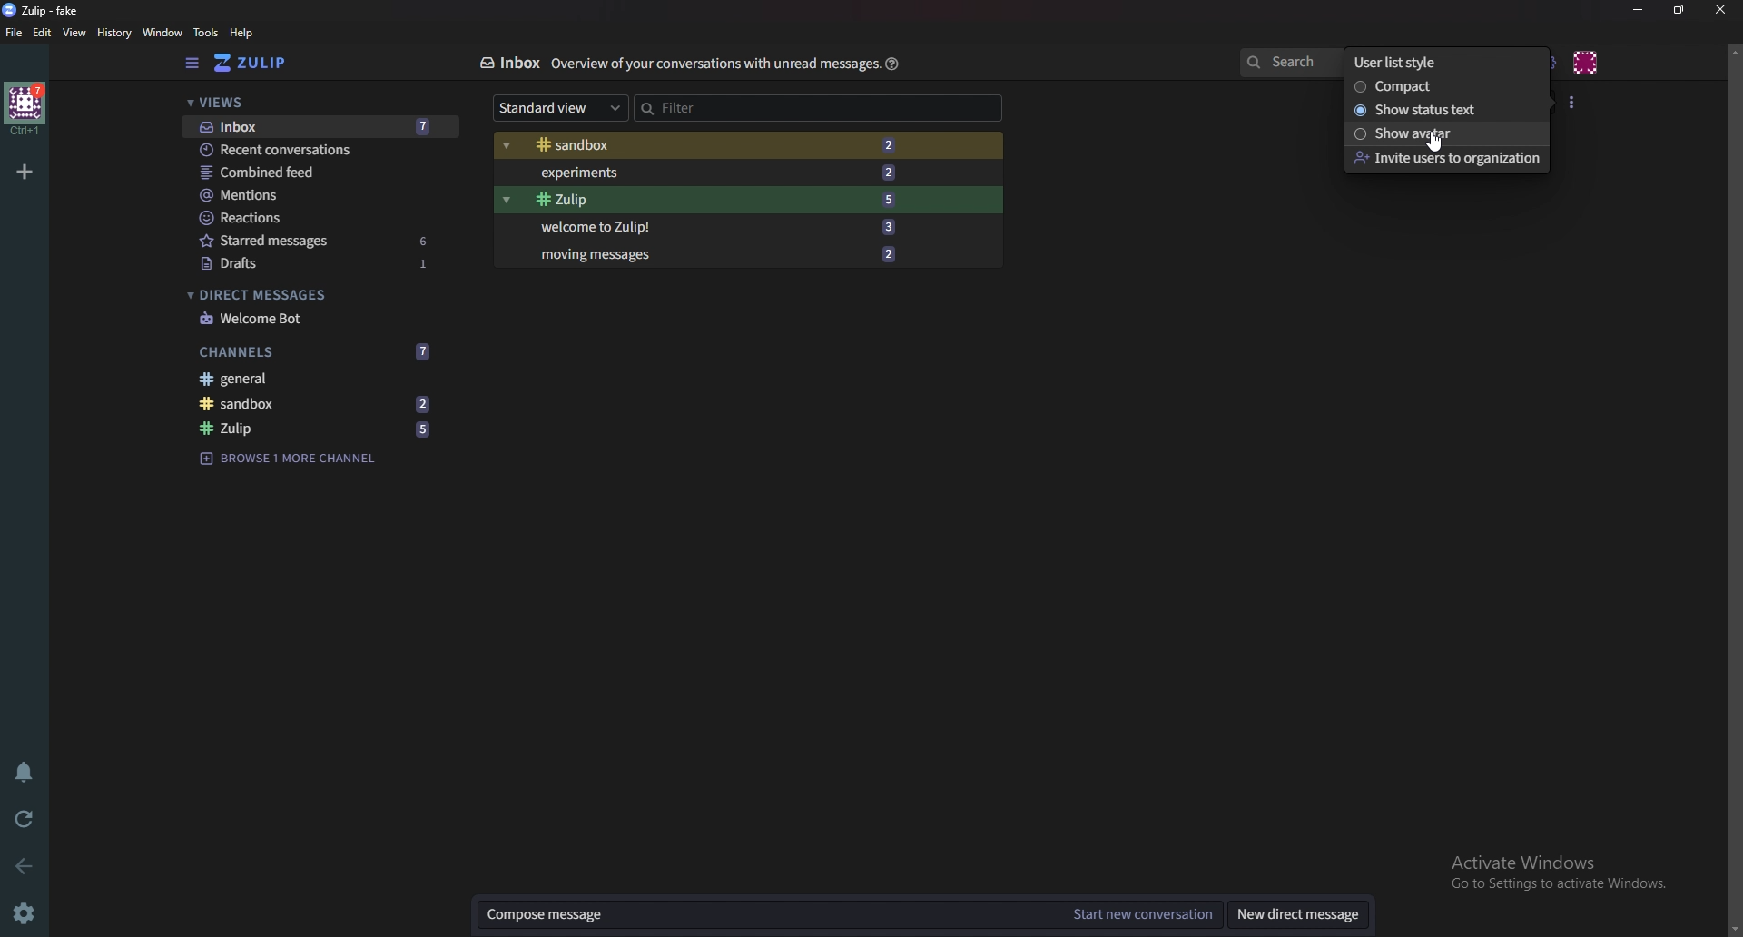  I want to click on resize, so click(1680, 11).